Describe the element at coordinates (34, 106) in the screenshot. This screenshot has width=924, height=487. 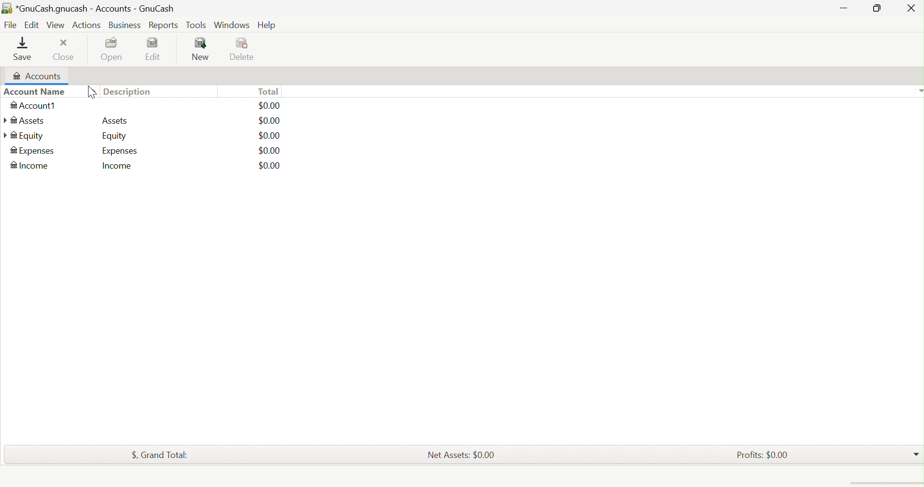
I see `Account1` at that location.